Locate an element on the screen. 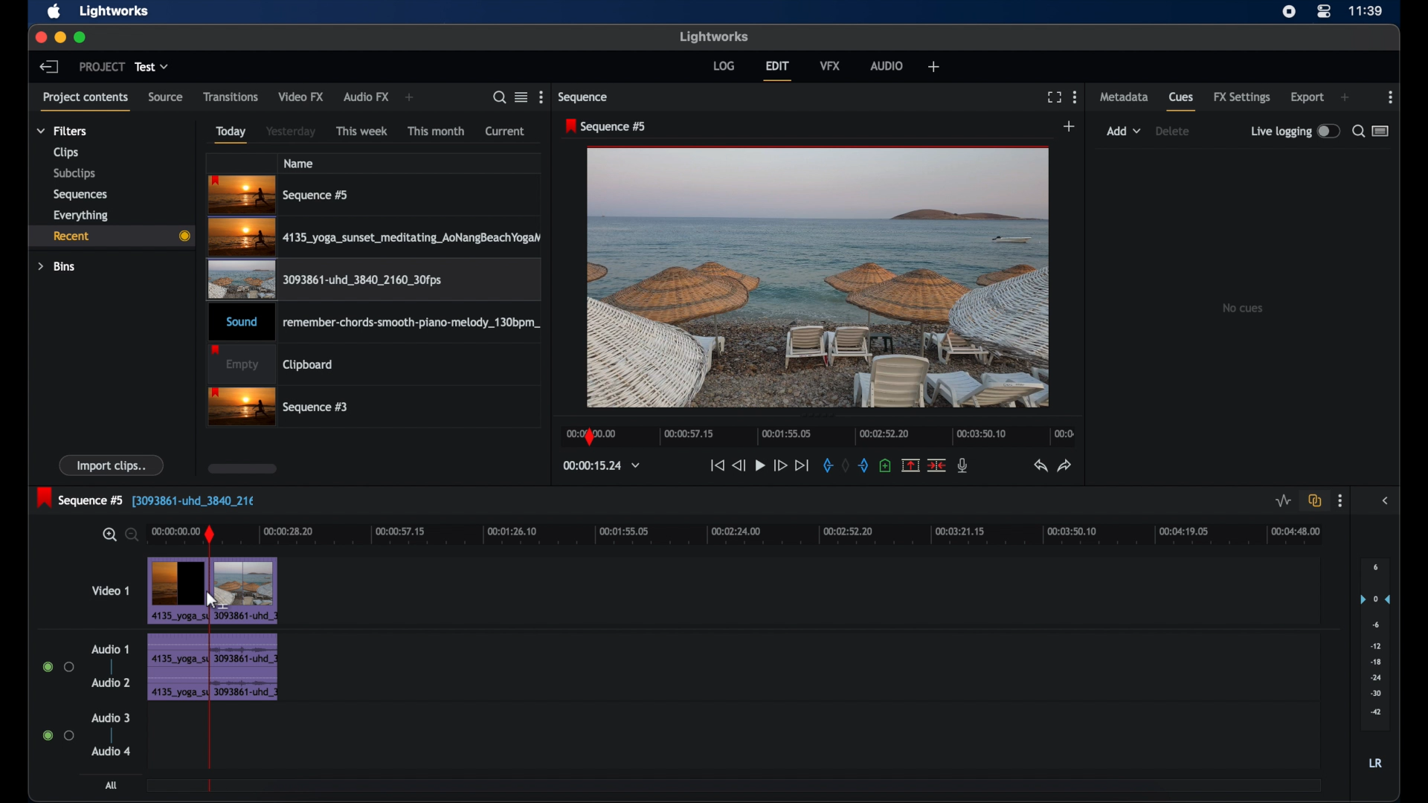 This screenshot has width=1428, height=803. project contents is located at coordinates (86, 102).